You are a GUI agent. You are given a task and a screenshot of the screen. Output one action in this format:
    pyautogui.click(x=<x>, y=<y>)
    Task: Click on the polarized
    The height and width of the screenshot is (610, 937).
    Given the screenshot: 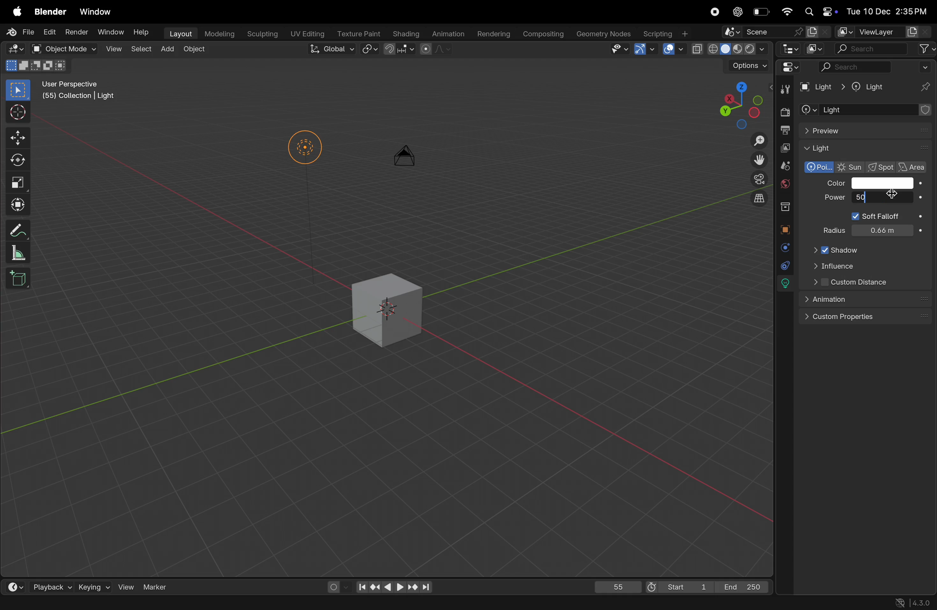 What is the action you would take?
    pyautogui.click(x=818, y=167)
    